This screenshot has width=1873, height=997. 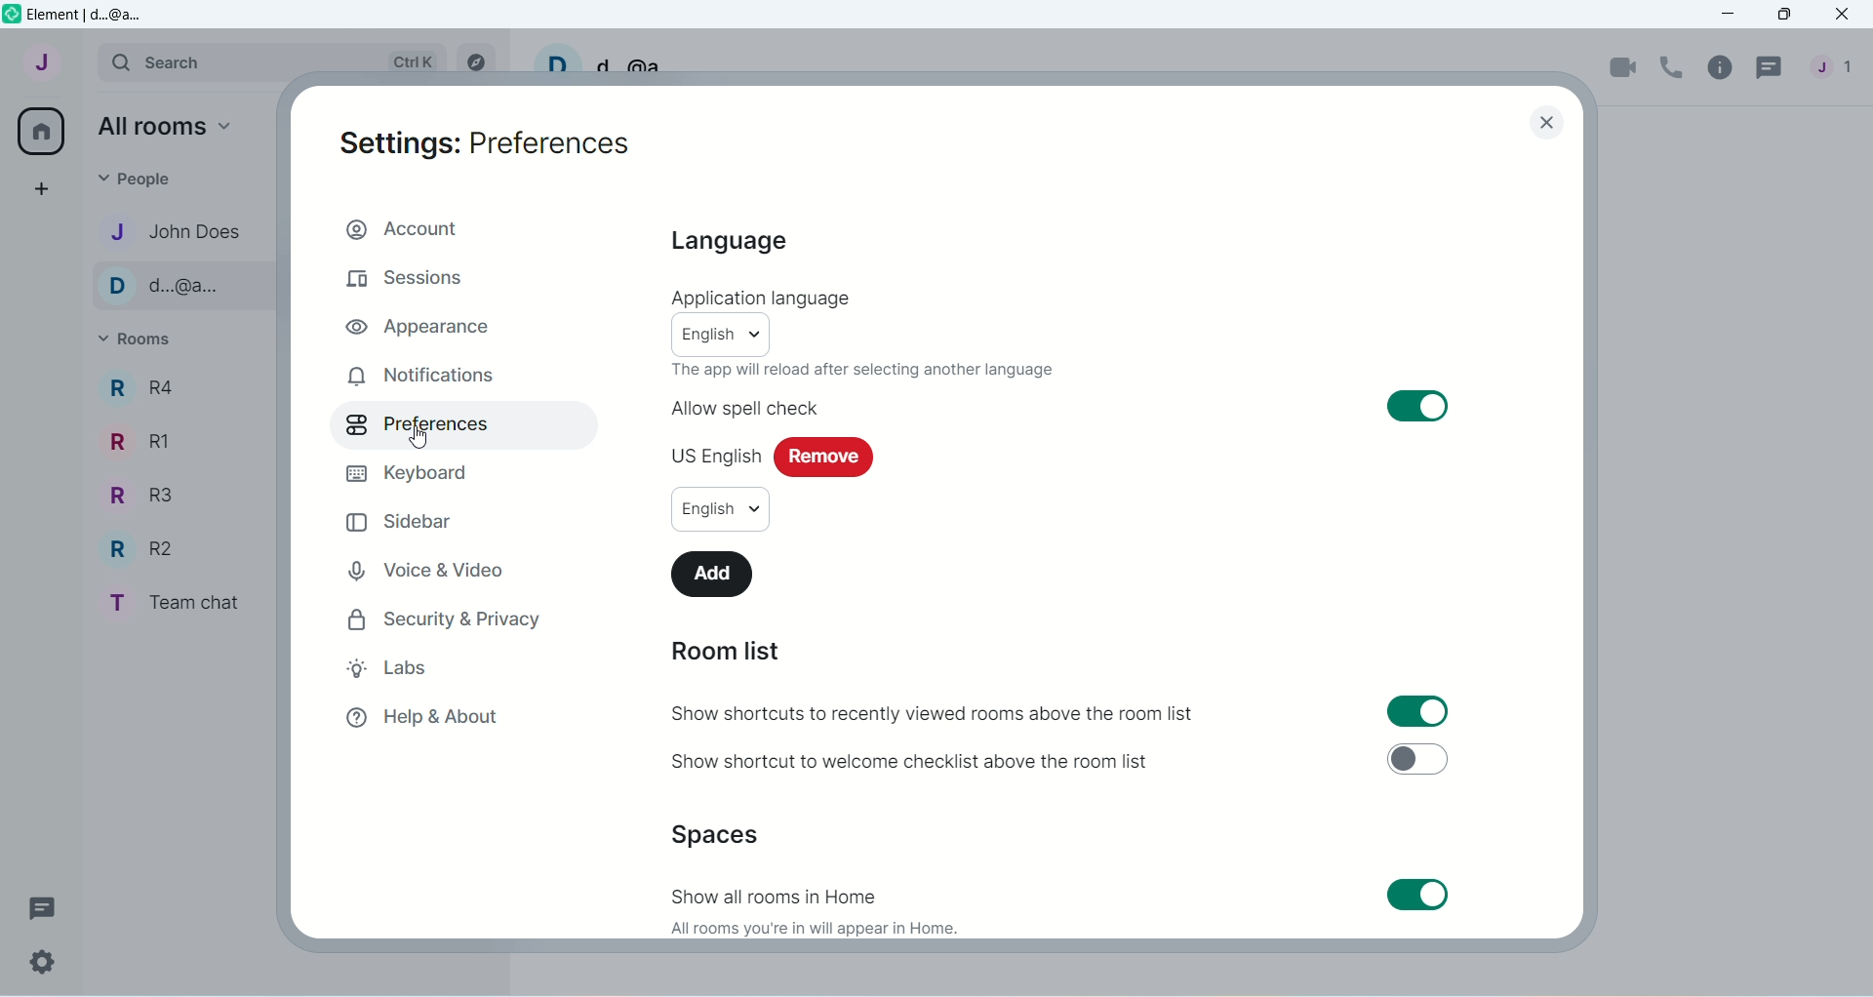 What do you see at coordinates (832, 455) in the screenshot?
I see `Remove` at bounding box center [832, 455].